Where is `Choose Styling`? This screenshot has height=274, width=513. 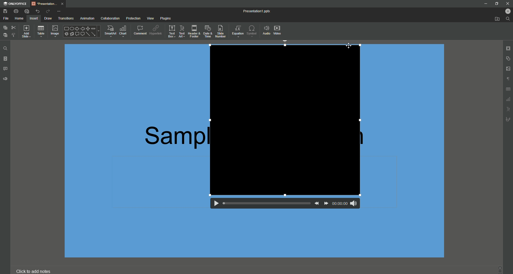
Choose Styling is located at coordinates (14, 35).